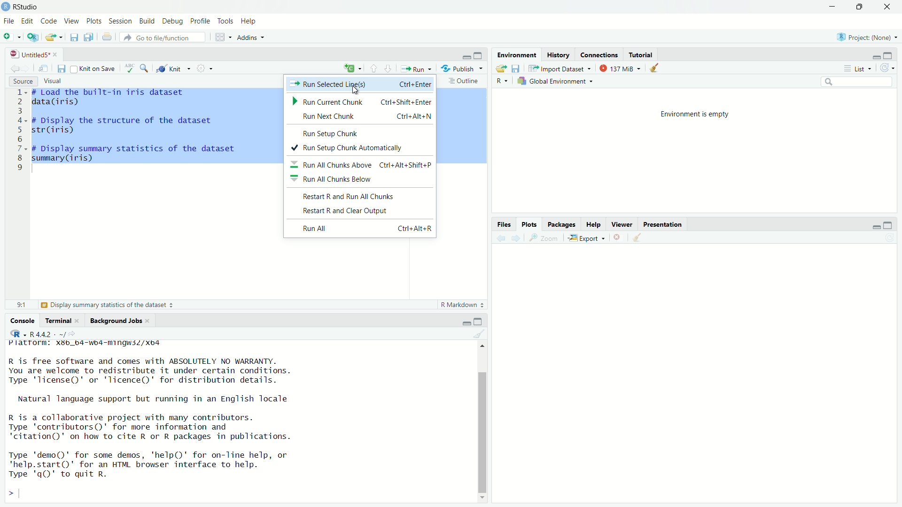 The image size is (902, 507). I want to click on R Markdown, so click(462, 304).